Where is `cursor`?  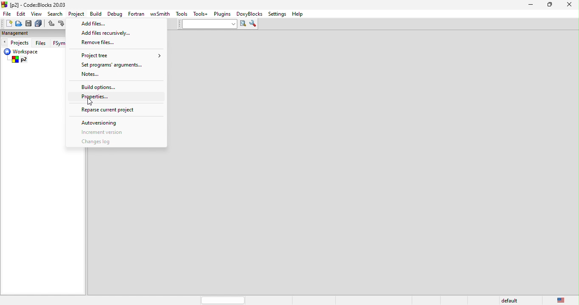 cursor is located at coordinates (93, 101).